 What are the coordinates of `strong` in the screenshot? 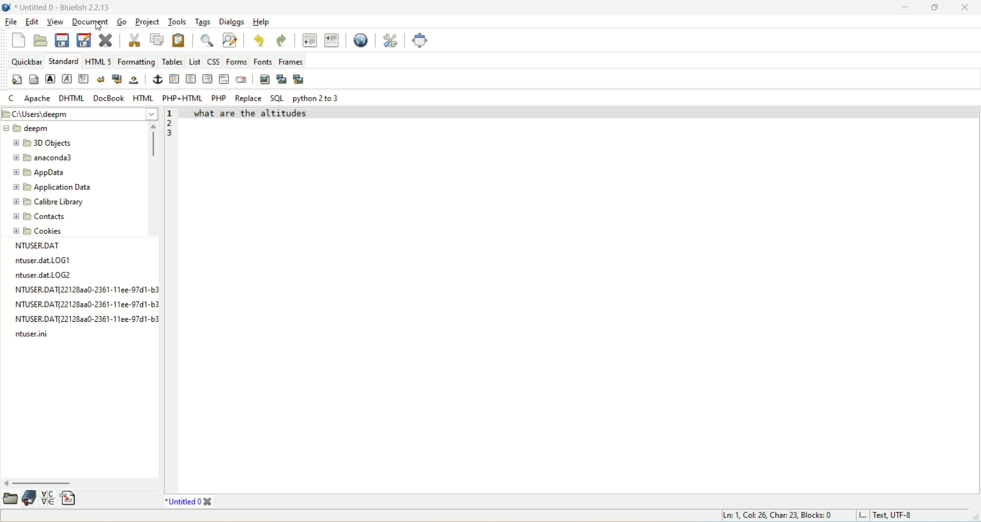 It's located at (51, 80).